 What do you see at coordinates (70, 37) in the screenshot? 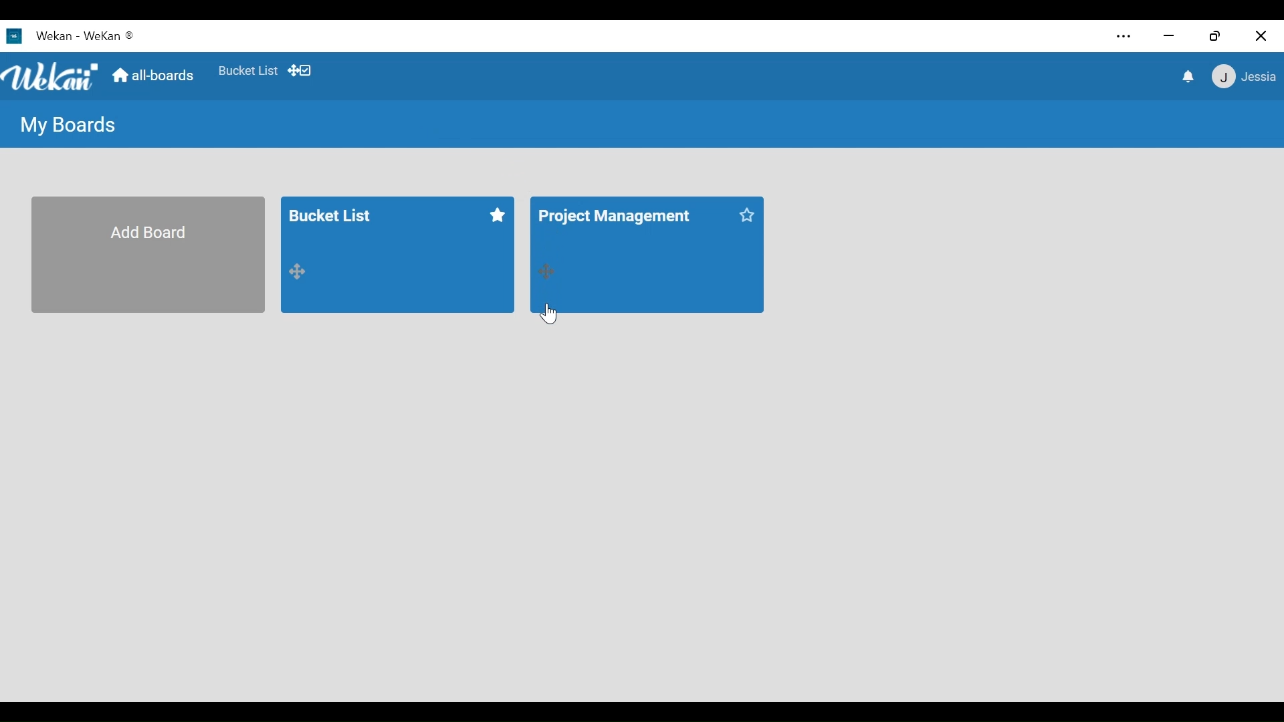
I see `Wekan Desktop icon` at bounding box center [70, 37].